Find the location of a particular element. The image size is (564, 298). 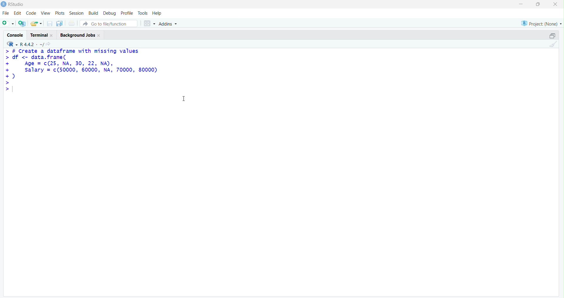

Clear Console (Ctrl + L) is located at coordinates (552, 45).